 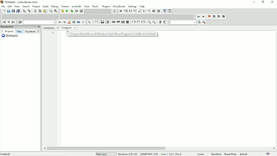 What do you see at coordinates (10, 7) in the screenshot?
I see `Edit` at bounding box center [10, 7].